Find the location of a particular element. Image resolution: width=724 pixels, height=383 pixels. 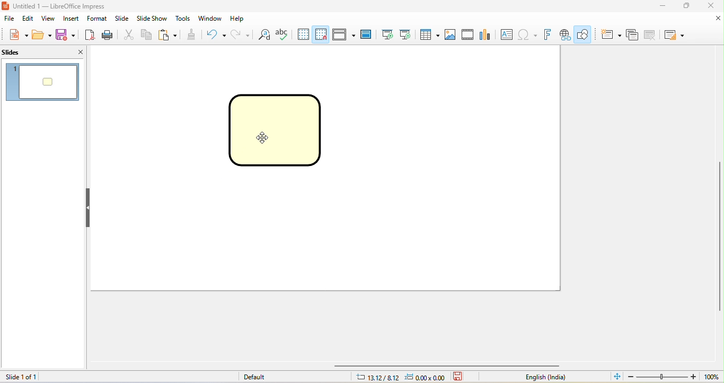

find and replace is located at coordinates (264, 34).